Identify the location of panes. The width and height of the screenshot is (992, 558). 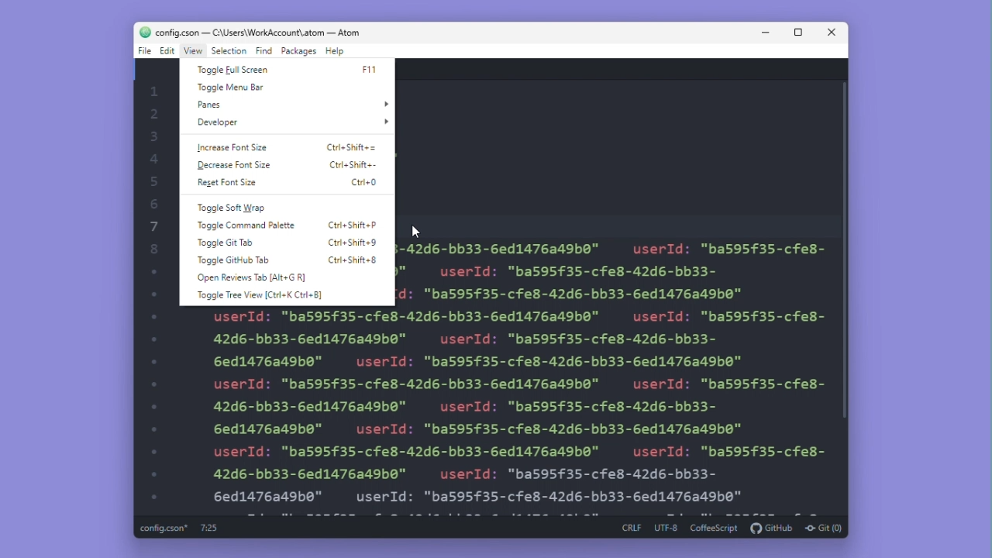
(290, 105).